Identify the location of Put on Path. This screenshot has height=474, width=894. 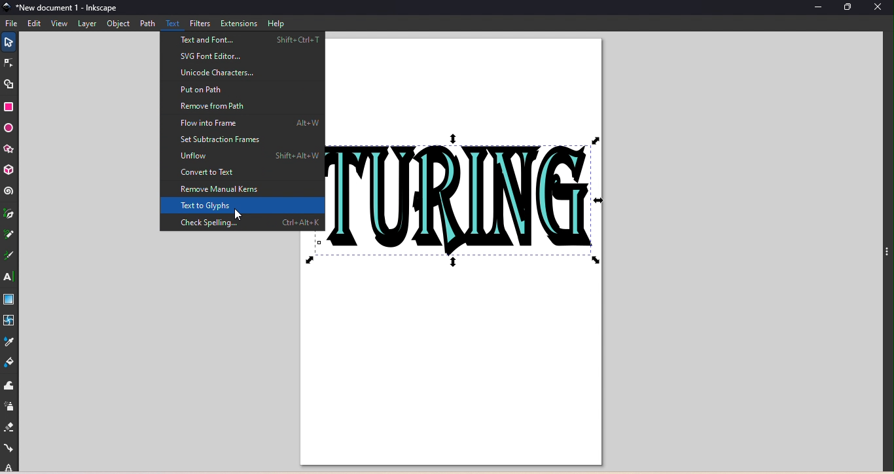
(244, 90).